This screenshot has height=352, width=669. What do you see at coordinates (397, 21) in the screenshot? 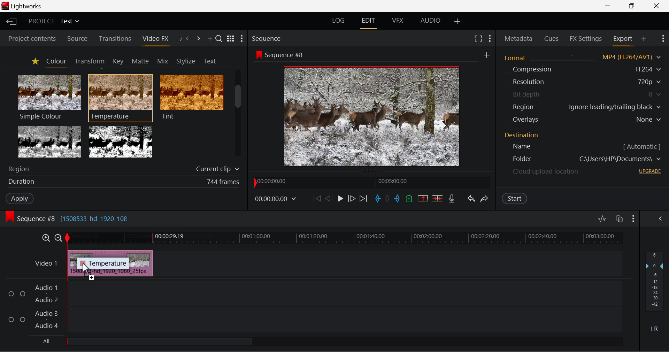
I see `VFX Layout` at bounding box center [397, 21].